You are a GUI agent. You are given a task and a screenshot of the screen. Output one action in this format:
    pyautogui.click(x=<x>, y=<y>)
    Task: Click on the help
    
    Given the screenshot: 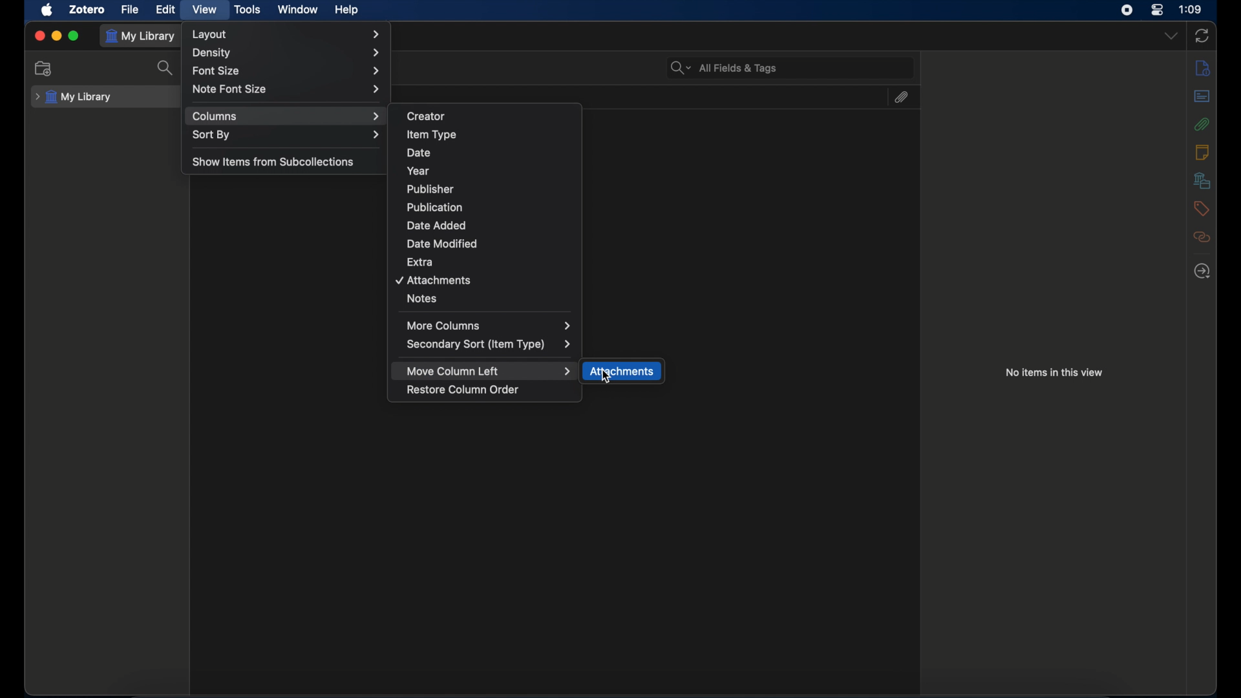 What is the action you would take?
    pyautogui.click(x=346, y=10)
    